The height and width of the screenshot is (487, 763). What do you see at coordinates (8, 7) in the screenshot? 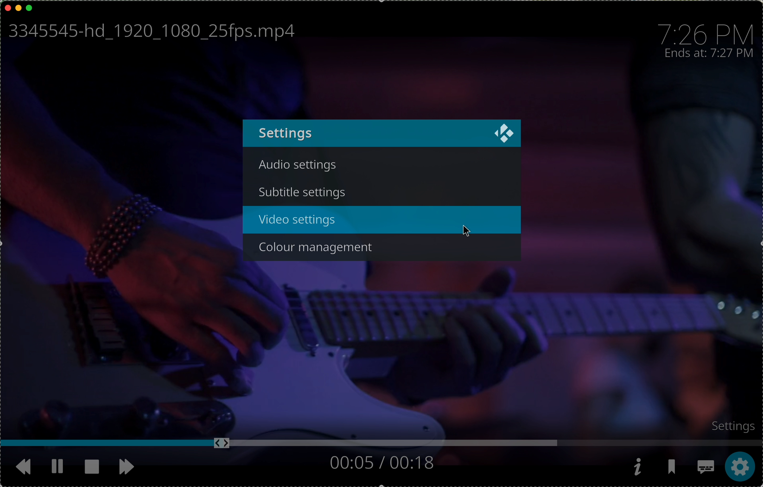
I see `close` at bounding box center [8, 7].